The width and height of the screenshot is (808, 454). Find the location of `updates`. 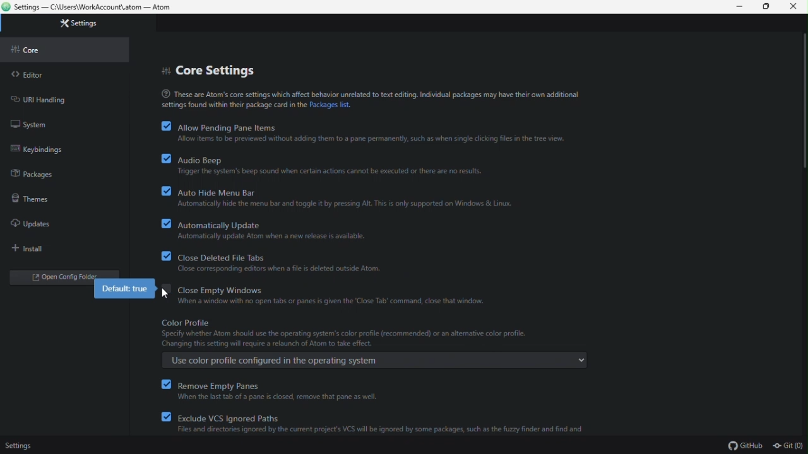

updates is located at coordinates (36, 223).